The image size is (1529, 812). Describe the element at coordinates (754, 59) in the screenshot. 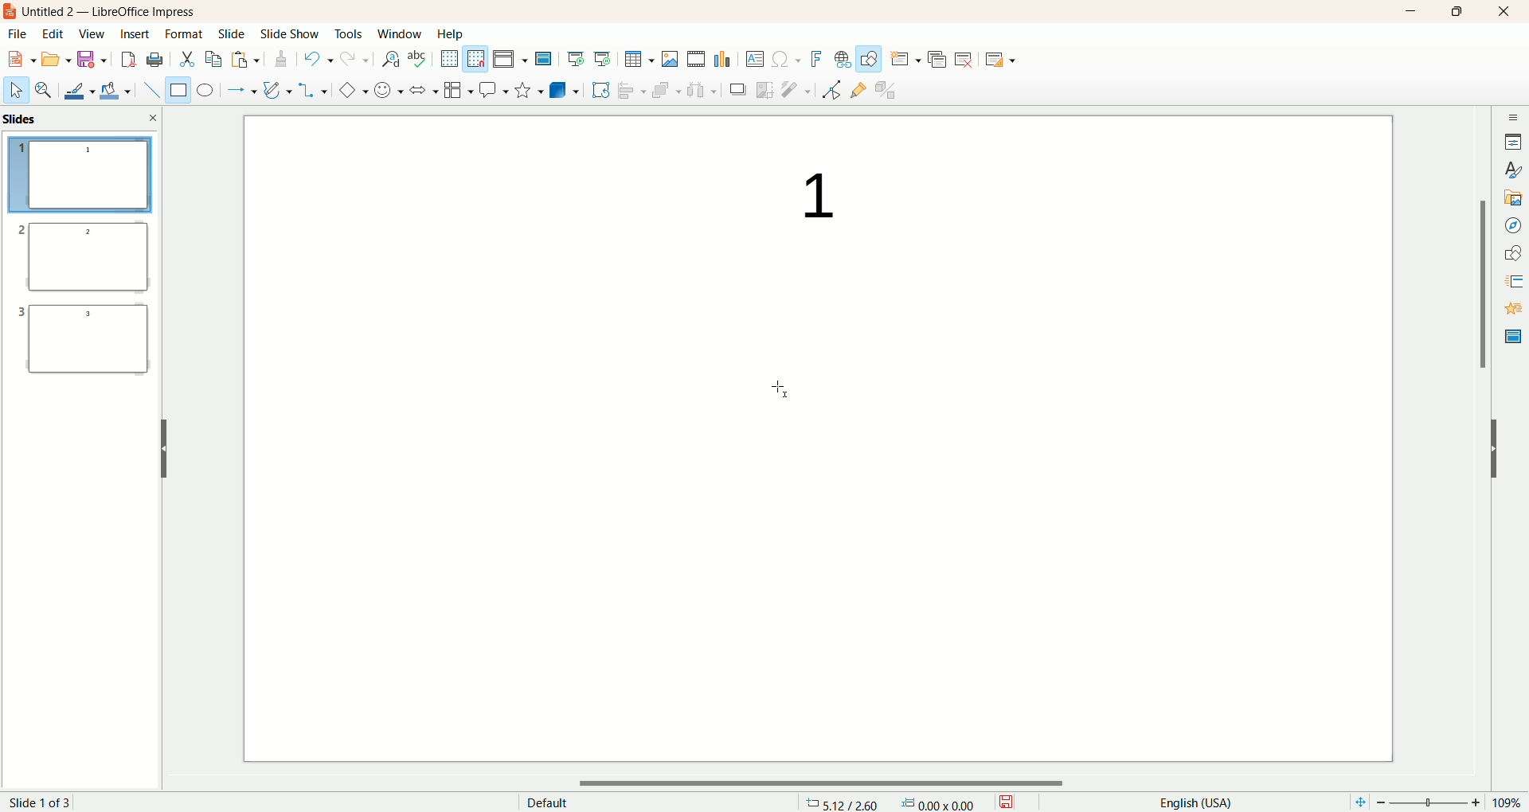

I see `textbox` at that location.